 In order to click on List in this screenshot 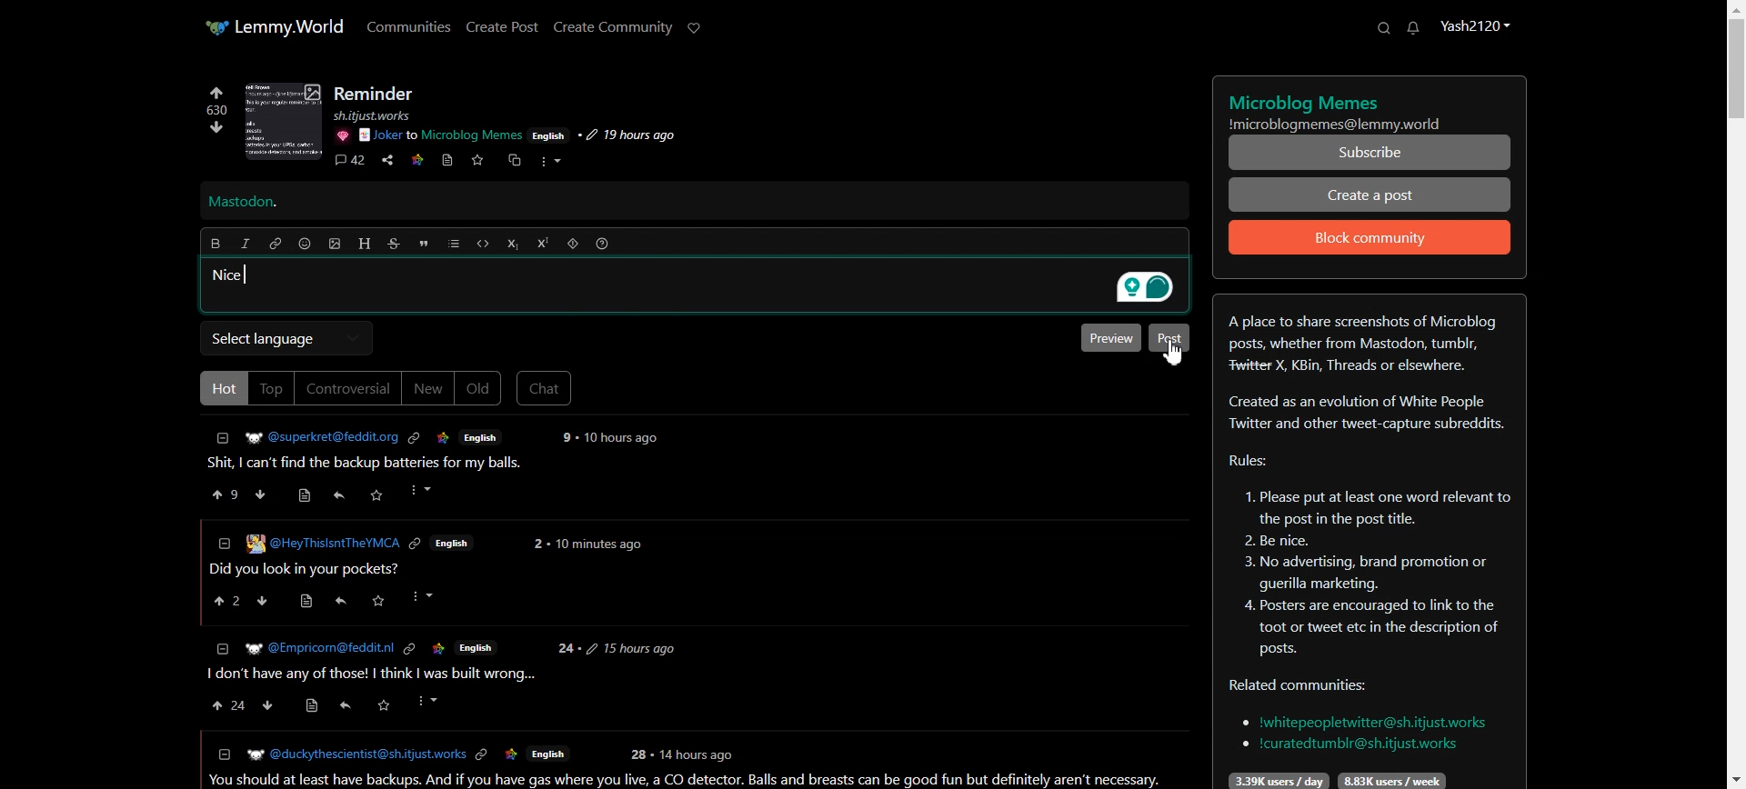, I will do `click(454, 244)`.